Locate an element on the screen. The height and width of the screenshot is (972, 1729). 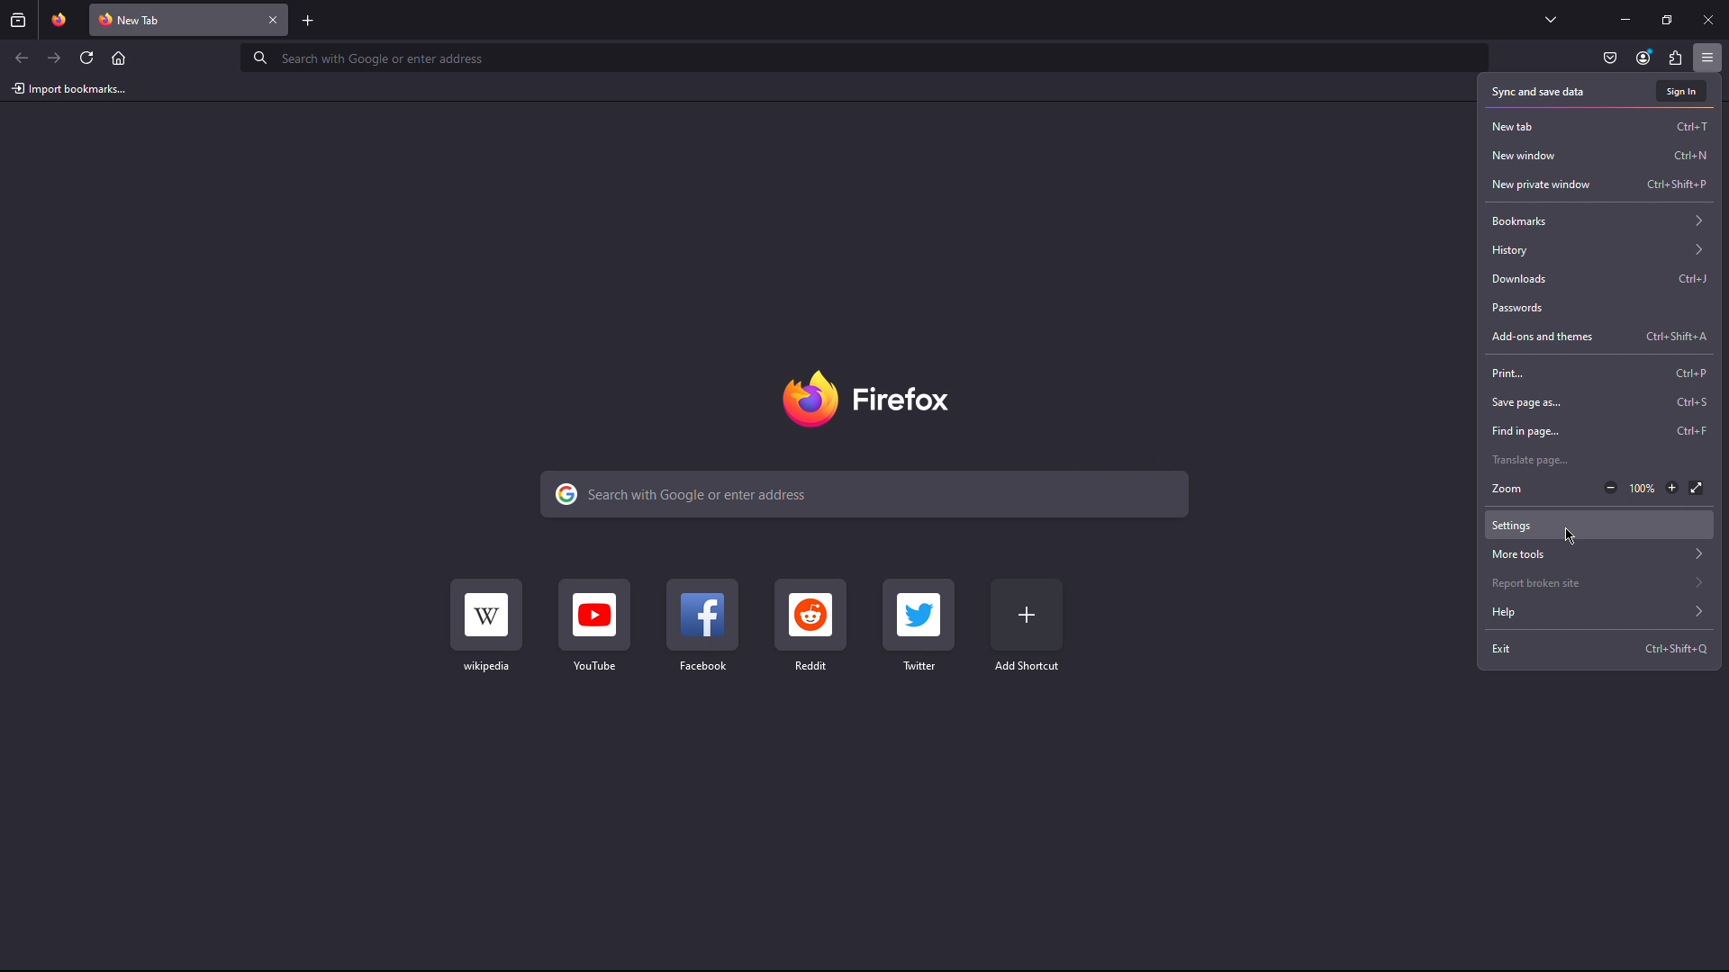
Fullscreen is located at coordinates (1696, 488).